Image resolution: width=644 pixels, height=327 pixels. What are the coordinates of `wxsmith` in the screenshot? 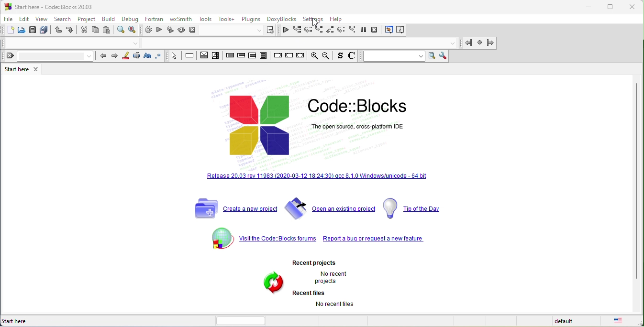 It's located at (181, 19).